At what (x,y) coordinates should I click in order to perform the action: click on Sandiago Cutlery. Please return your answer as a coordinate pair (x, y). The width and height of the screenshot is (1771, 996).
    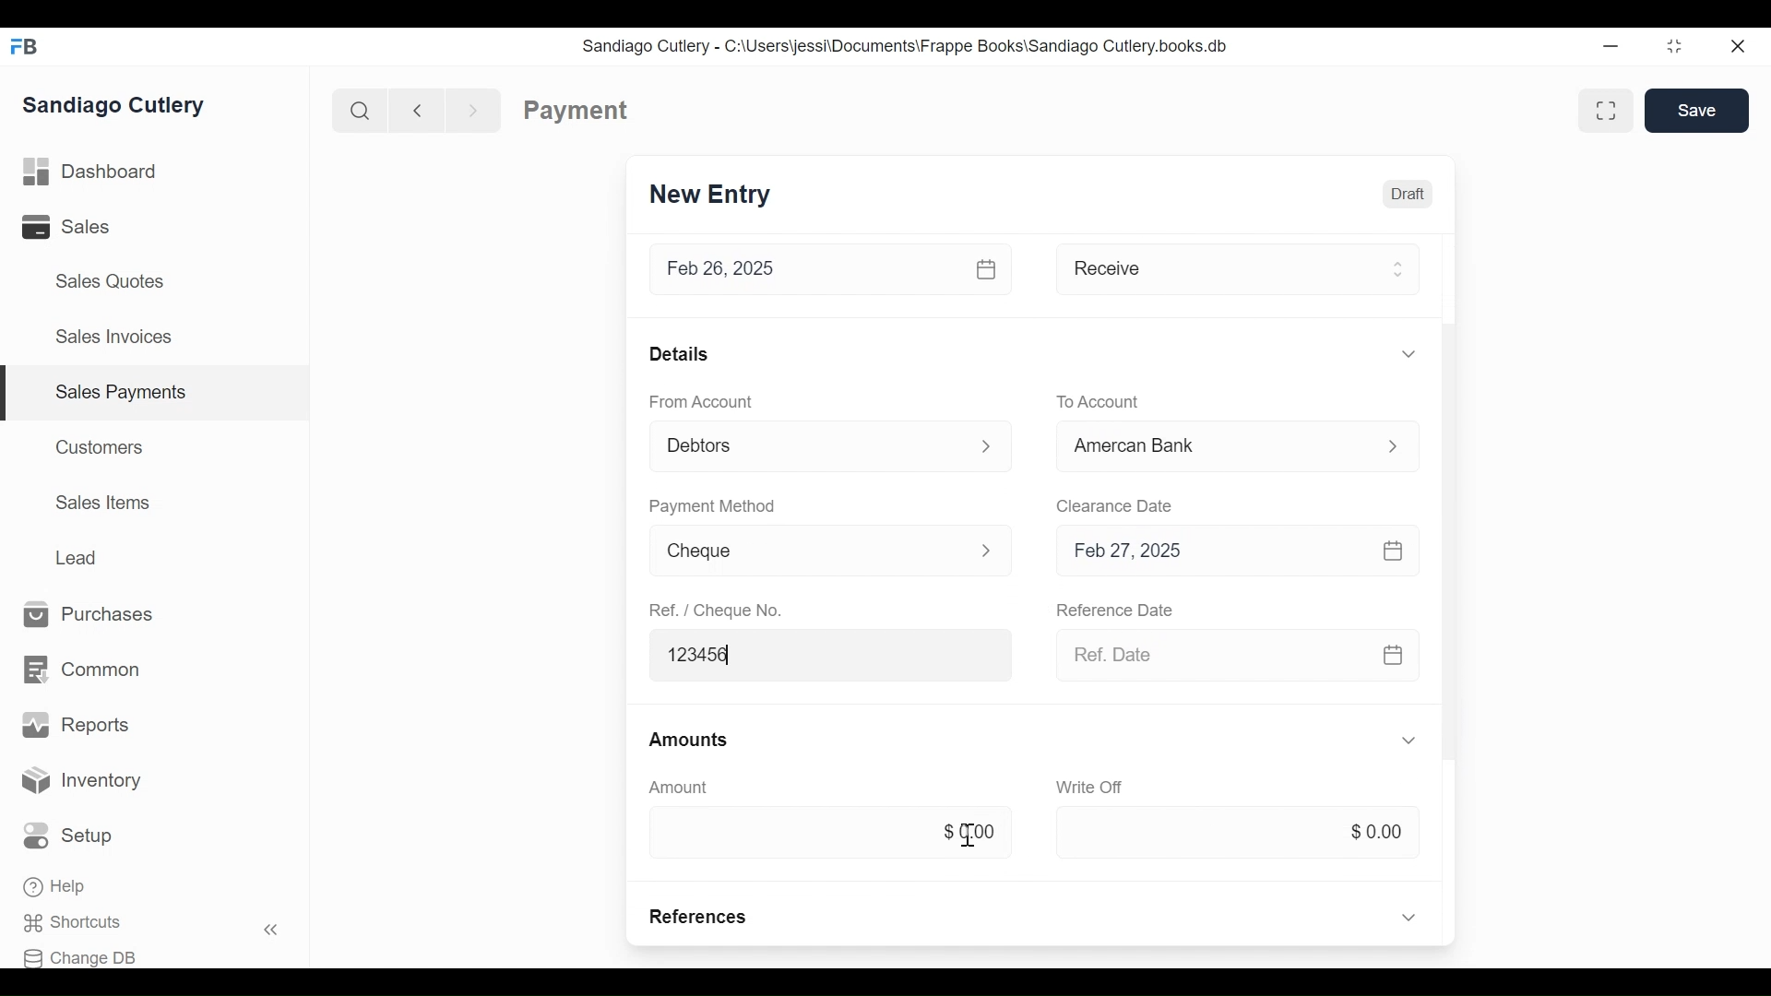
    Looking at the image, I should click on (117, 104).